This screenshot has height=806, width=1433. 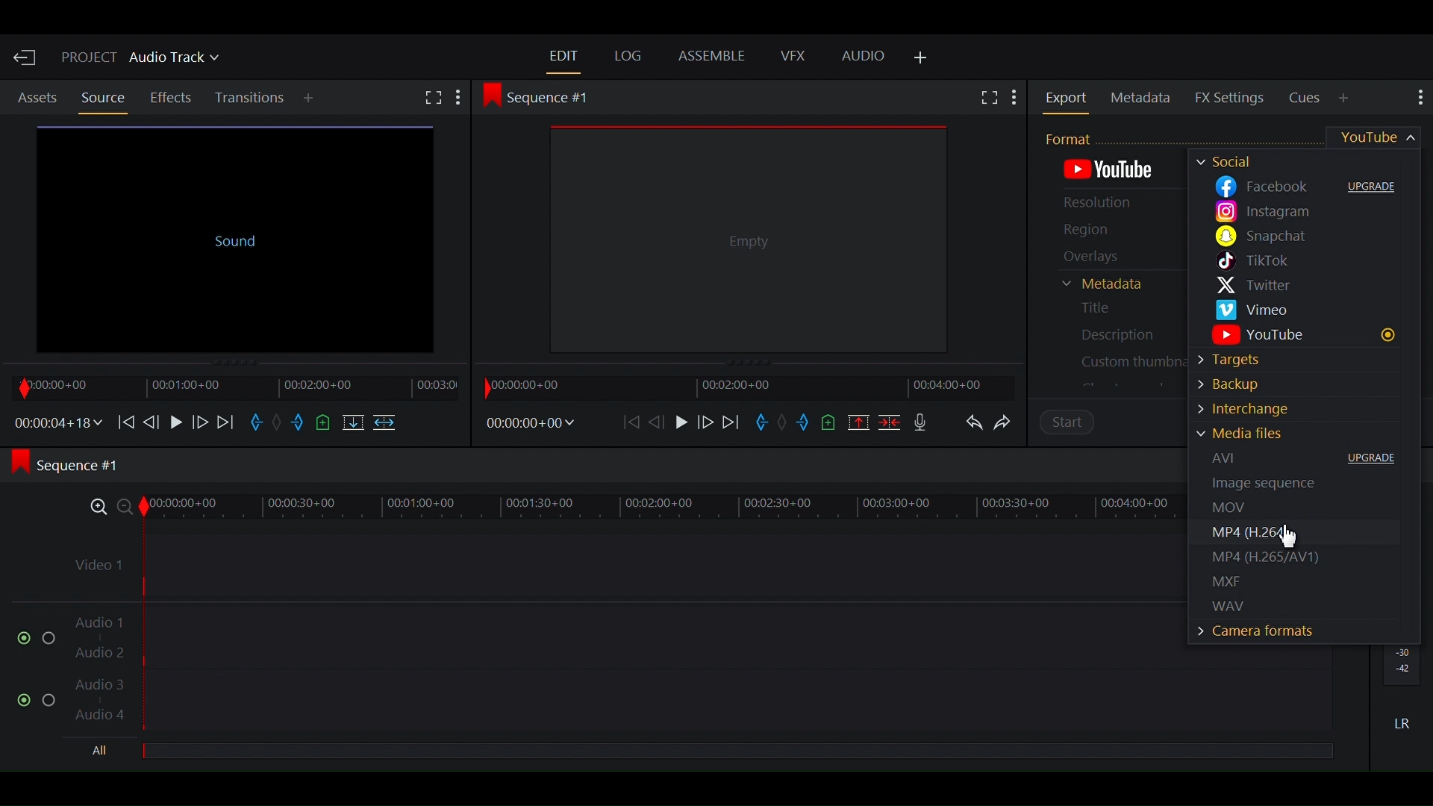 I want to click on More, so click(x=463, y=98).